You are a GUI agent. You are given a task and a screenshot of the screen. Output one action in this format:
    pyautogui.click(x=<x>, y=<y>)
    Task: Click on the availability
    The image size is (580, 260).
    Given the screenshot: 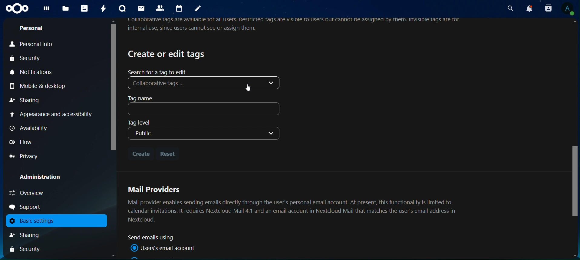 What is the action you would take?
    pyautogui.click(x=31, y=128)
    